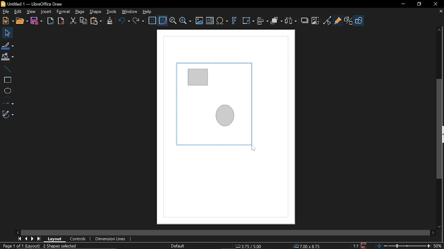 This screenshot has width=444, height=249. I want to click on Close, so click(436, 4).